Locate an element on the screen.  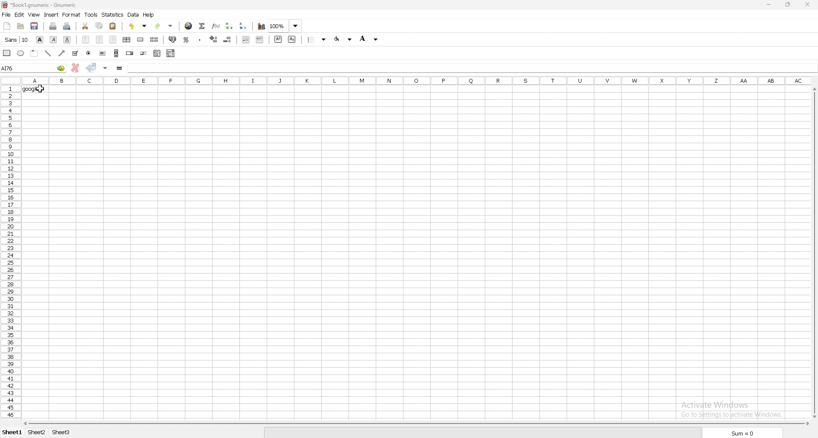
close is located at coordinates (808, 4).